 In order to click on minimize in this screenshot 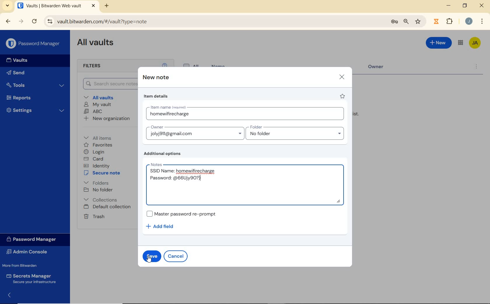, I will do `click(449, 5)`.